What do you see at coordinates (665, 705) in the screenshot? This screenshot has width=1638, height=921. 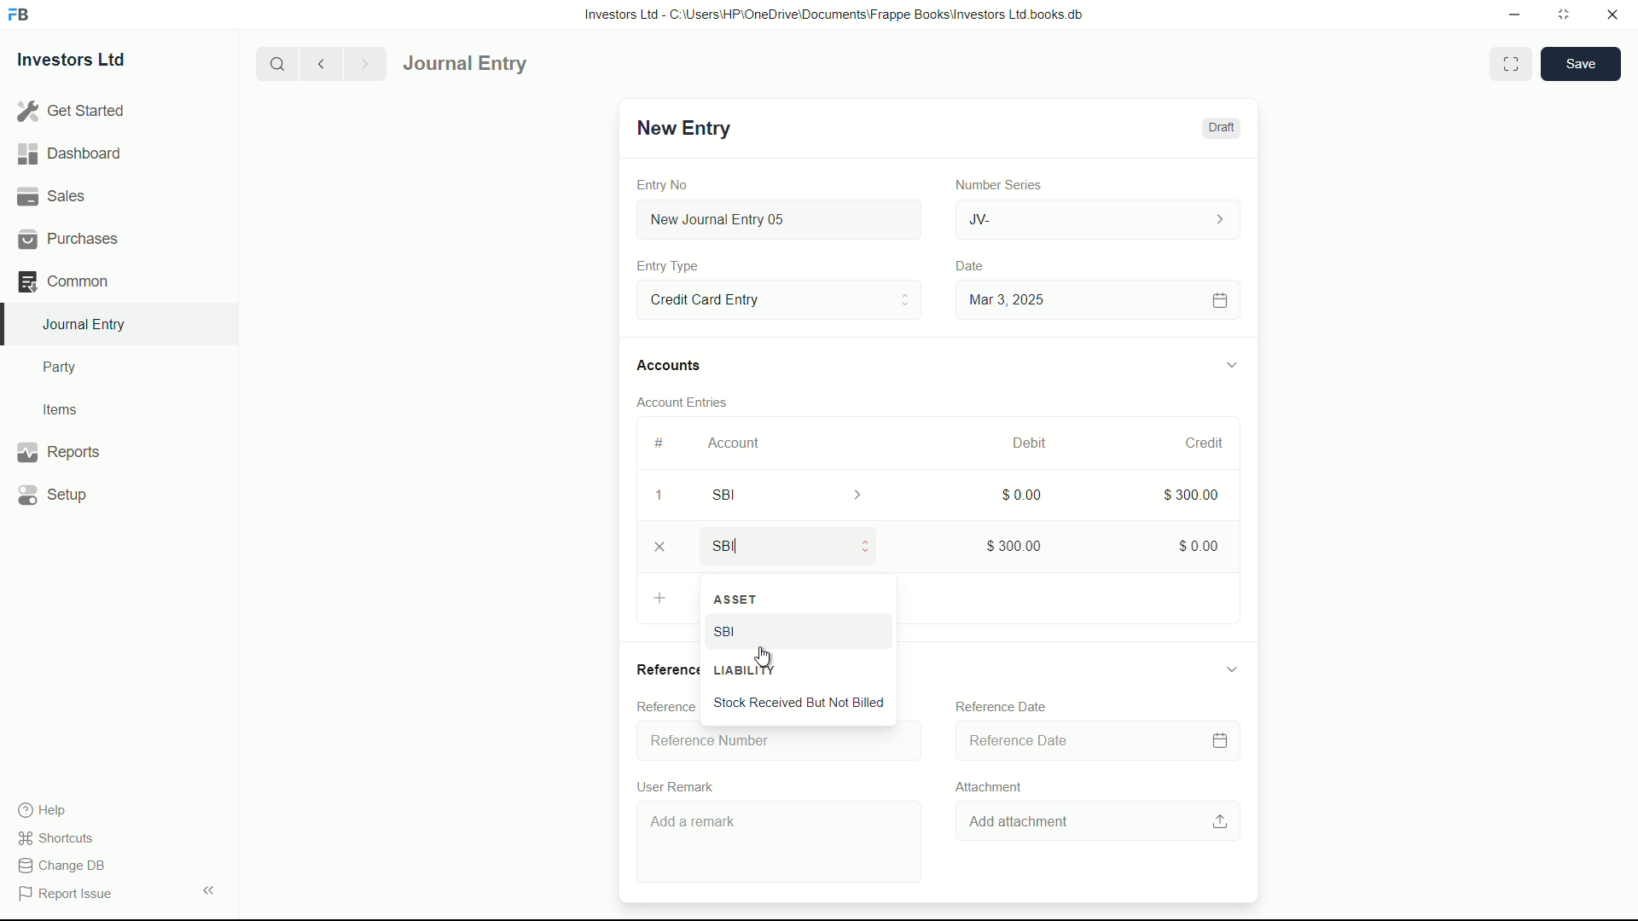 I see `Reference Number` at bounding box center [665, 705].